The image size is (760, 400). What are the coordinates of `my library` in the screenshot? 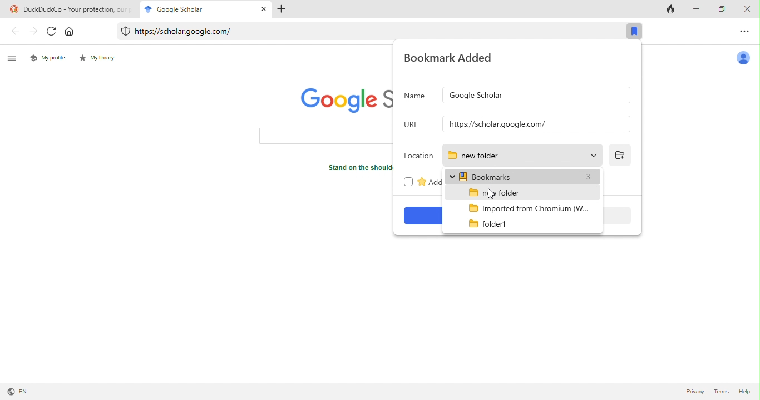 It's located at (101, 60).